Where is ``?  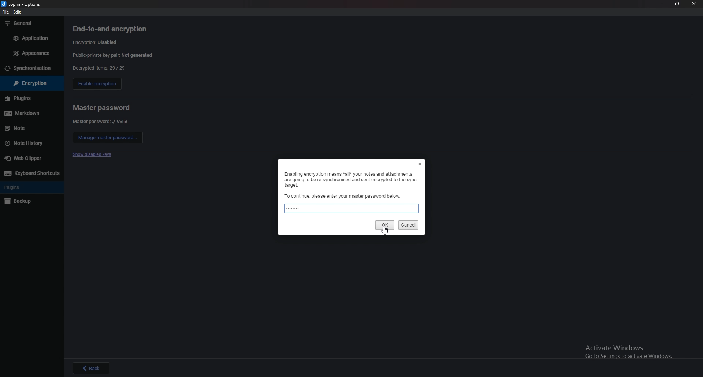
 is located at coordinates (93, 367).